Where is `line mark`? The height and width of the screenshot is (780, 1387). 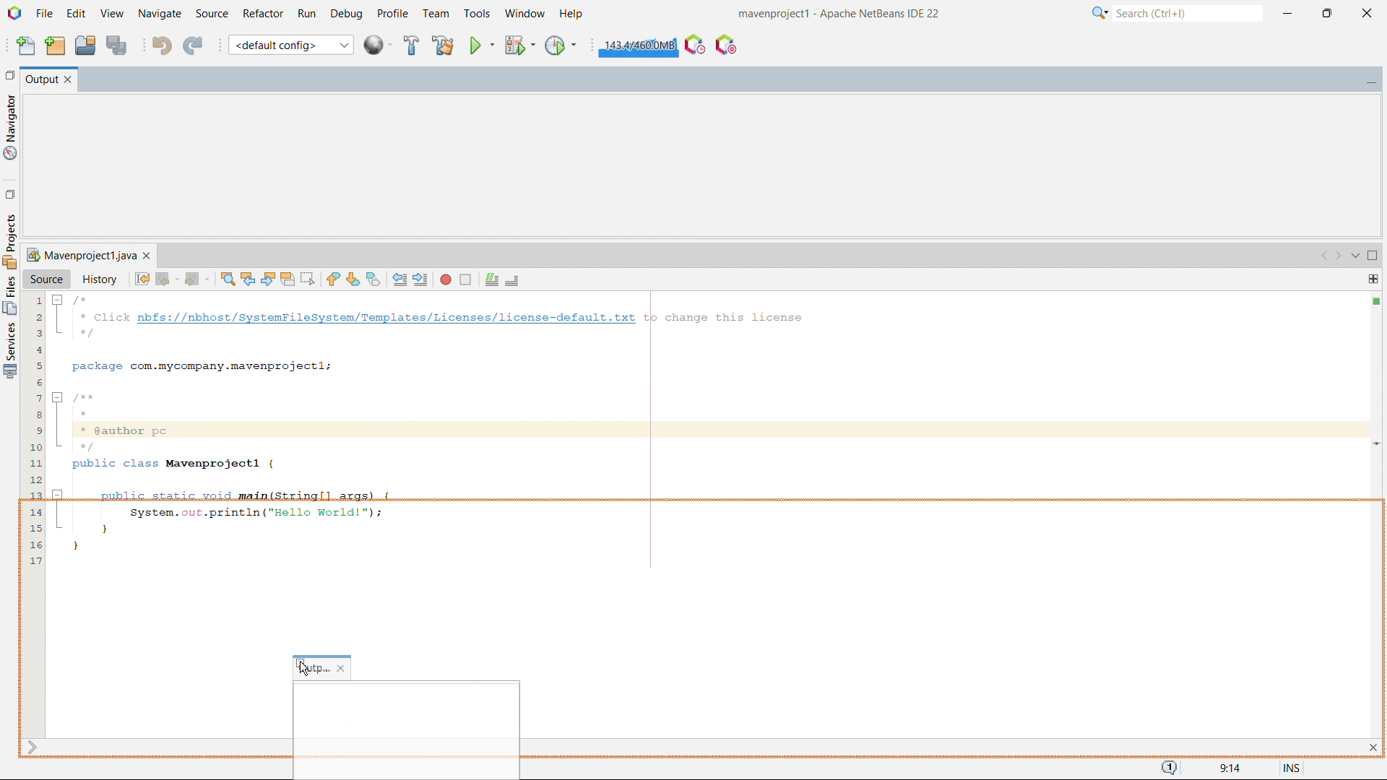 line mark is located at coordinates (1374, 443).